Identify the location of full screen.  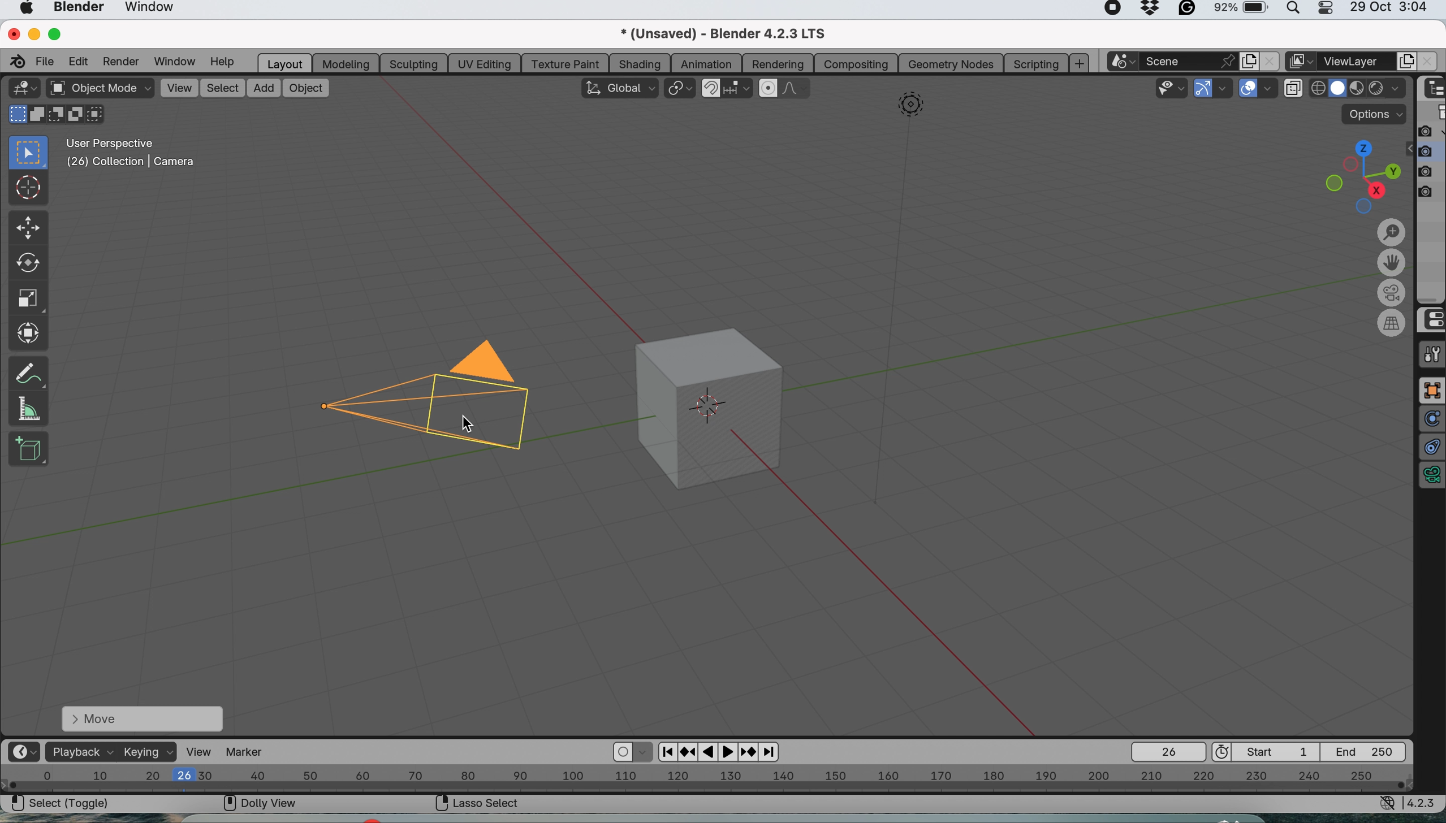
(1431, 391).